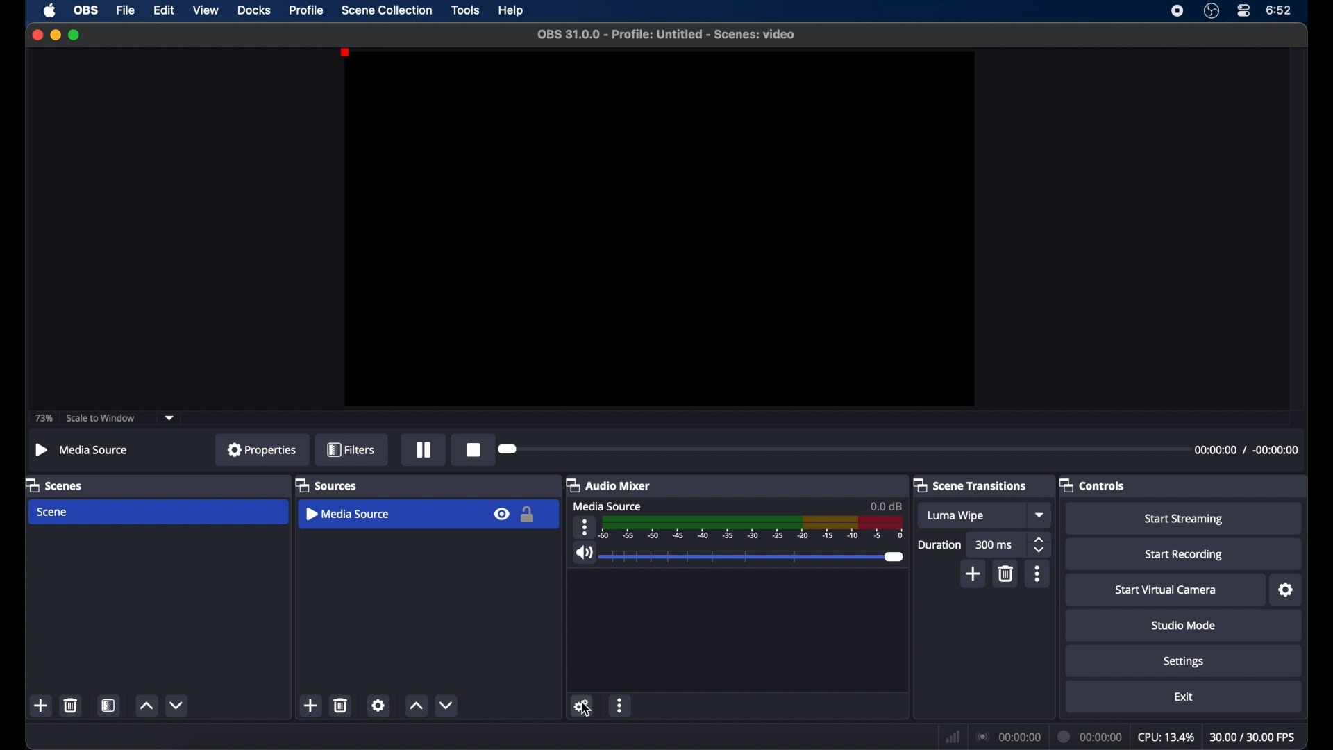 Image resolution: width=1333 pixels, height=750 pixels. What do you see at coordinates (311, 706) in the screenshot?
I see `add` at bounding box center [311, 706].